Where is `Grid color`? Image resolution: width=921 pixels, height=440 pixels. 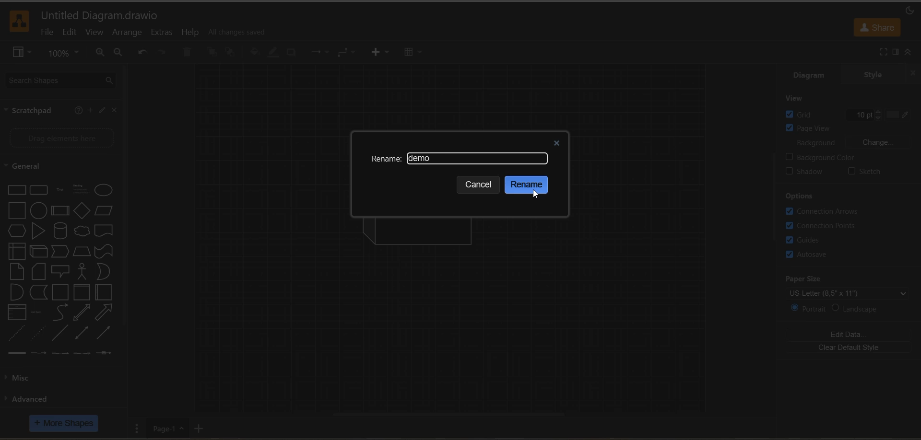 Grid color is located at coordinates (891, 112).